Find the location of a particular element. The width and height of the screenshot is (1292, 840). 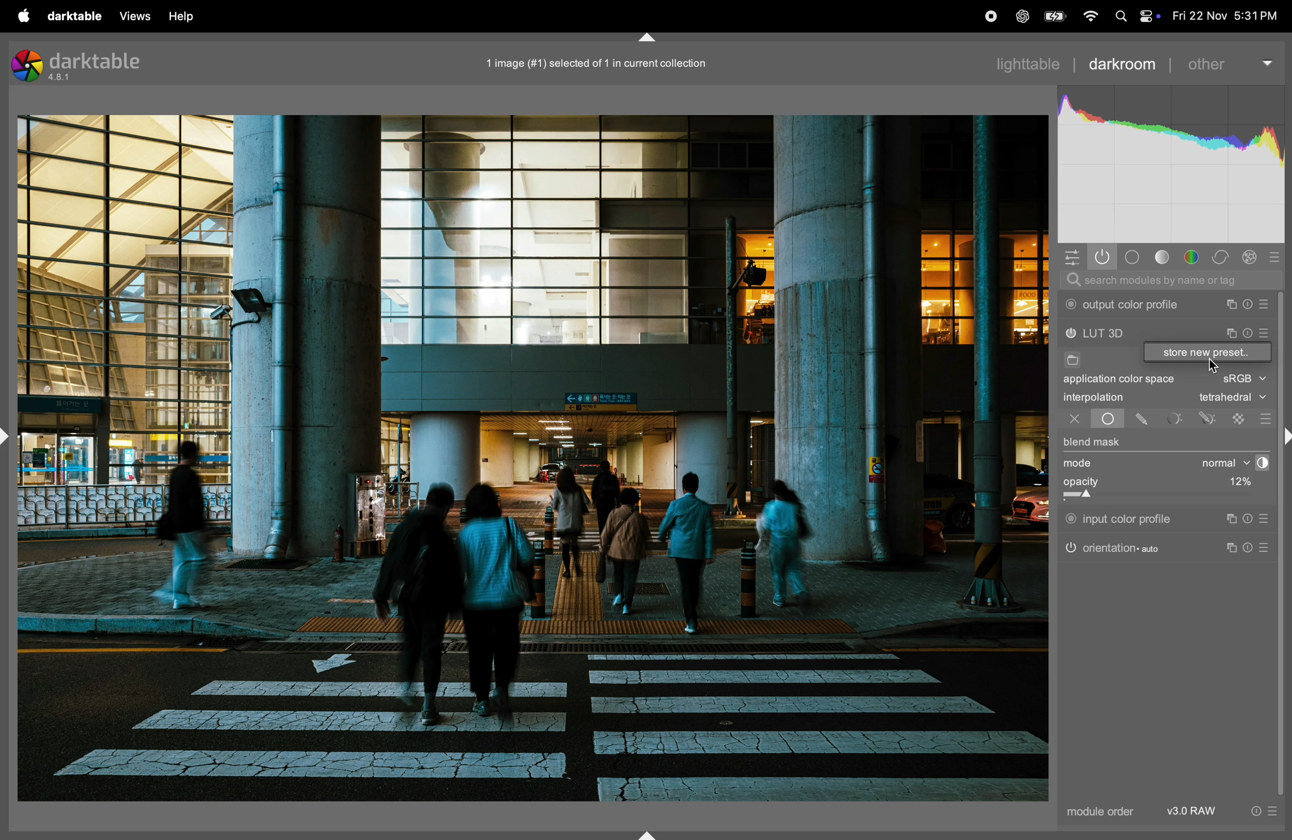

presets is located at coordinates (1267, 304).